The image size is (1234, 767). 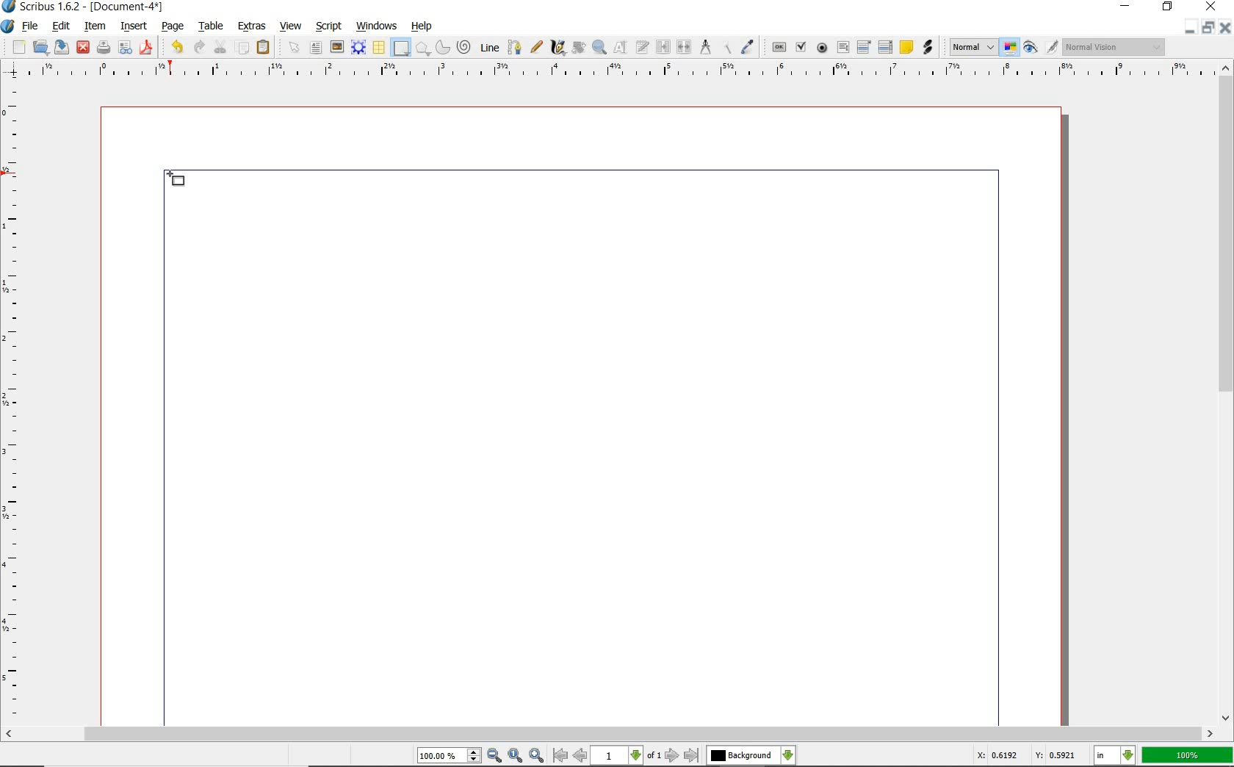 What do you see at coordinates (1041, 48) in the screenshot?
I see `preview mode` at bounding box center [1041, 48].